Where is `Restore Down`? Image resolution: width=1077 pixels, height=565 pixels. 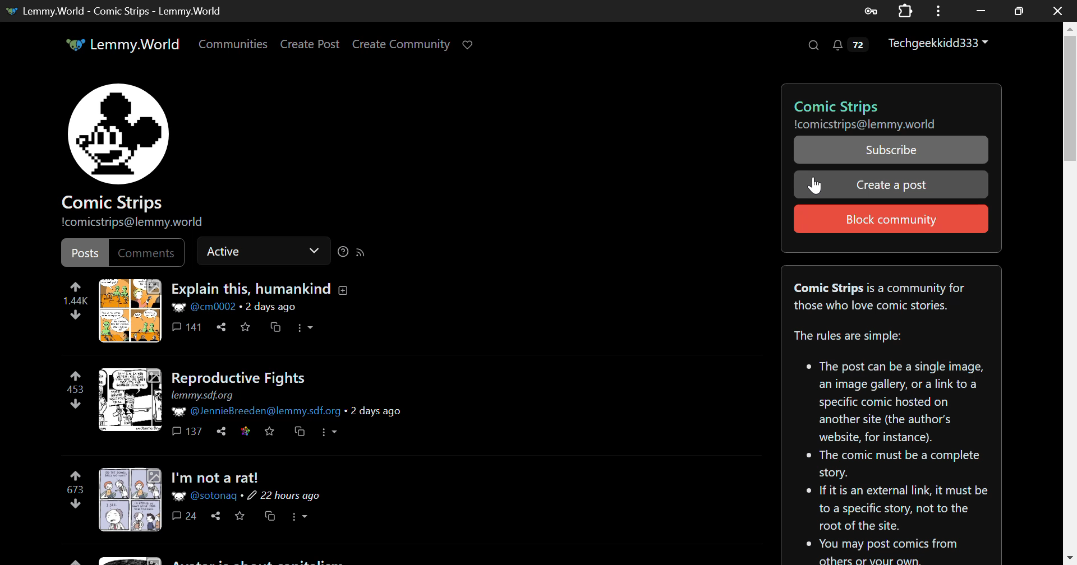 Restore Down is located at coordinates (982, 10).